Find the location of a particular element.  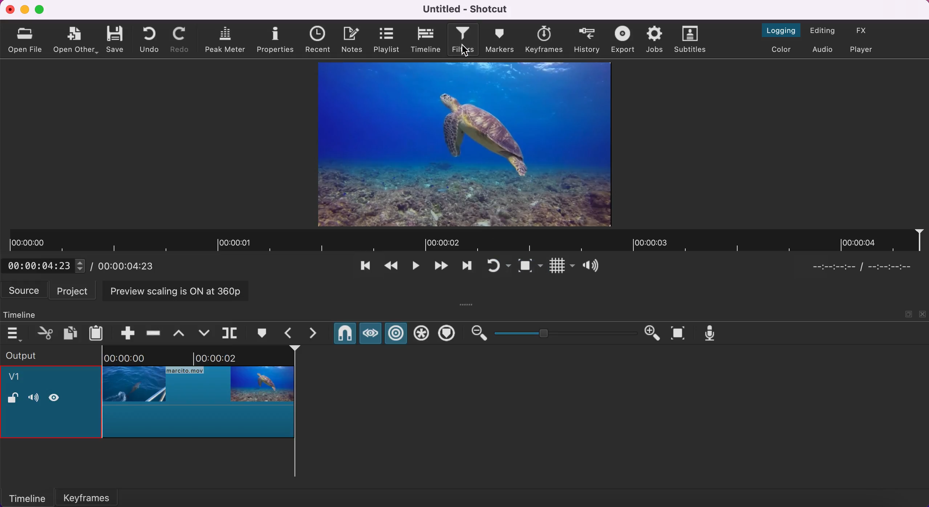

toggle play or pause is located at coordinates (416, 268).